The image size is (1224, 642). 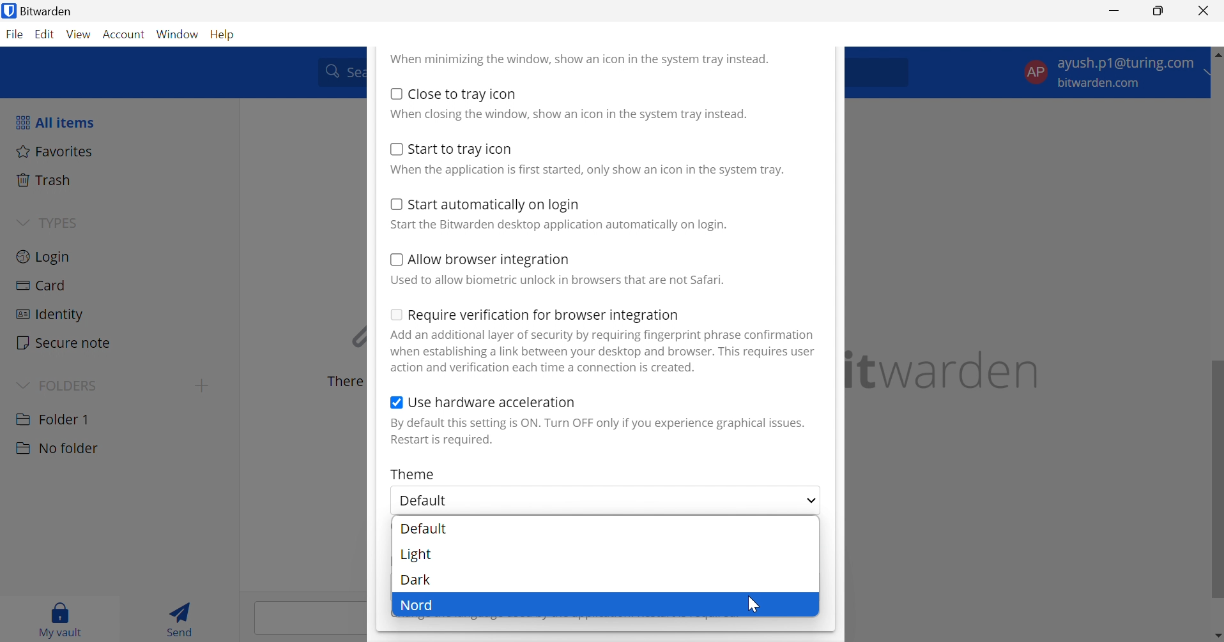 I want to click on Default, so click(x=424, y=528).